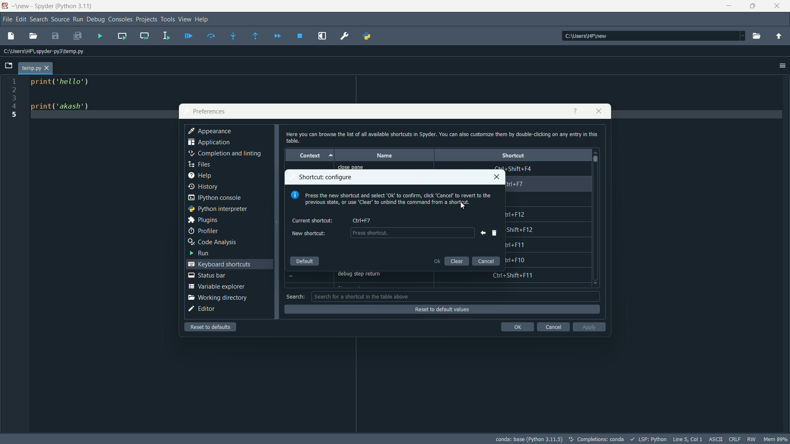 The height and width of the screenshot is (444, 790). Describe the element at coordinates (58, 98) in the screenshot. I see `code editor - print('hello') print ('akash')` at that location.